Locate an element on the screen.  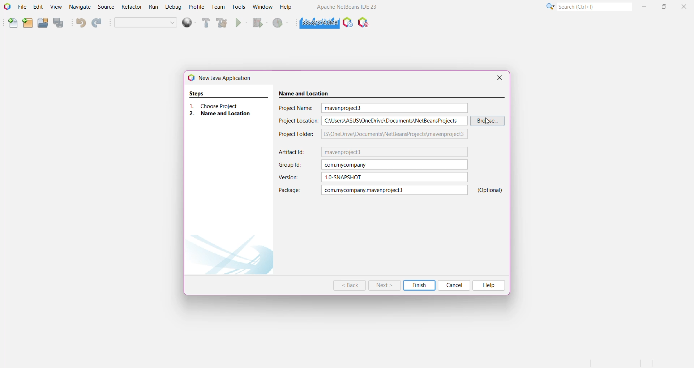
Set Project Configuration is located at coordinates (146, 22).